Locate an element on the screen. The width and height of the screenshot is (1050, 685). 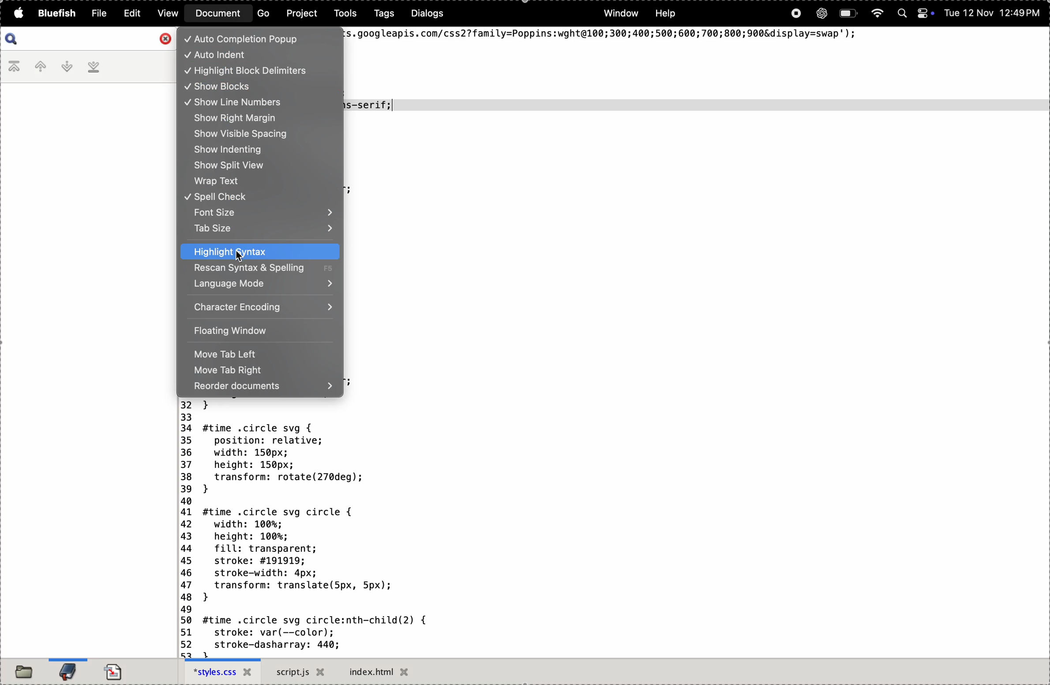
battery is located at coordinates (849, 14).